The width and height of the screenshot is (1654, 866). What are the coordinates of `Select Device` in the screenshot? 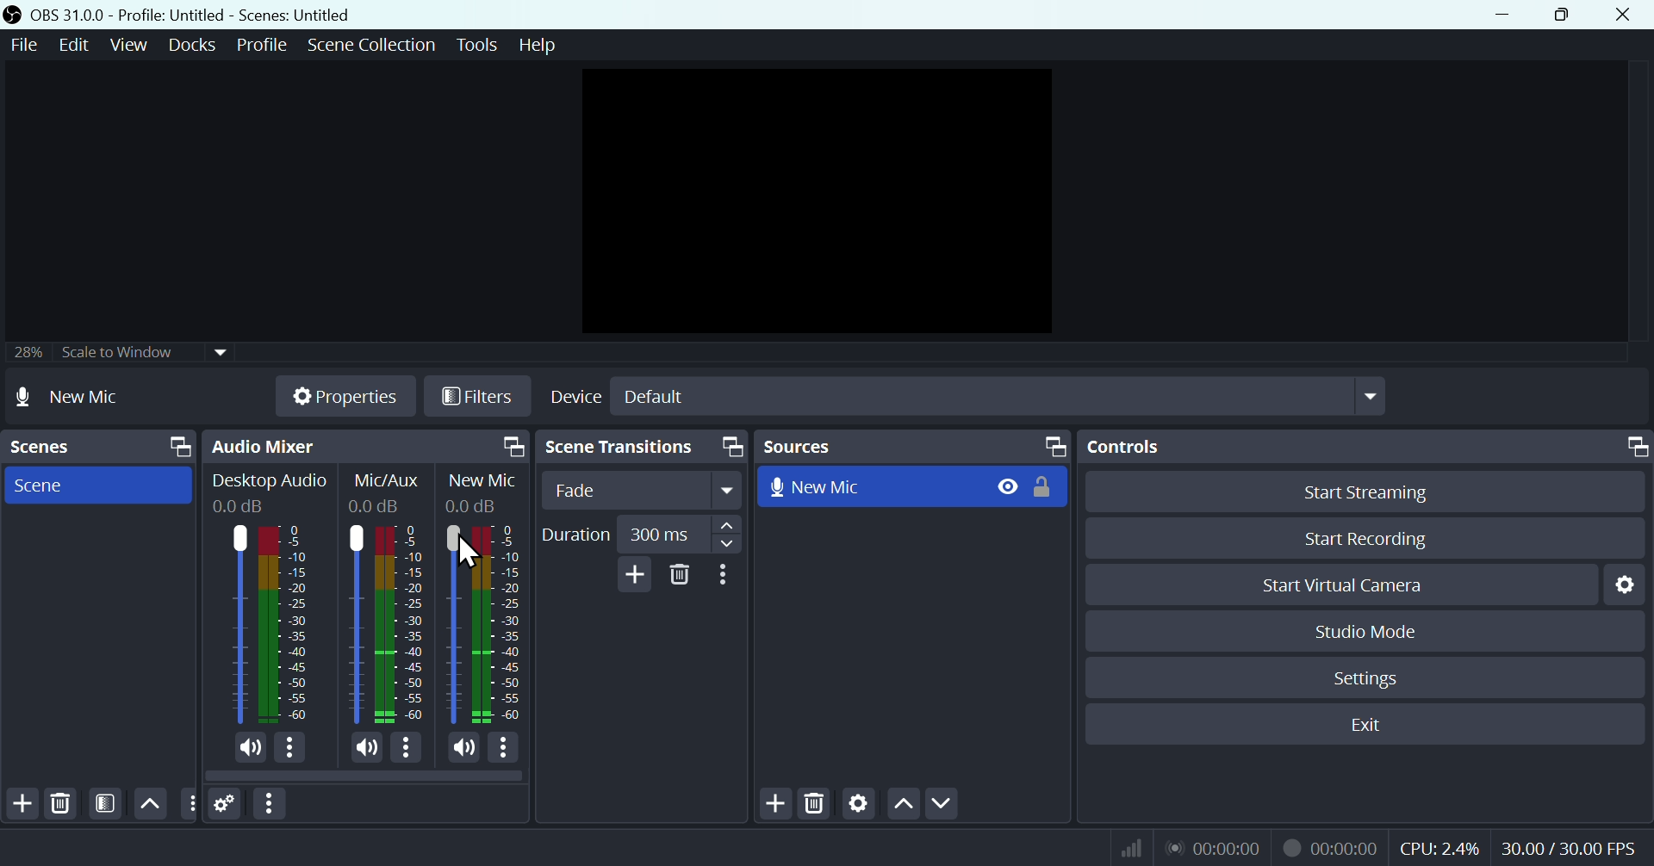 It's located at (965, 396).